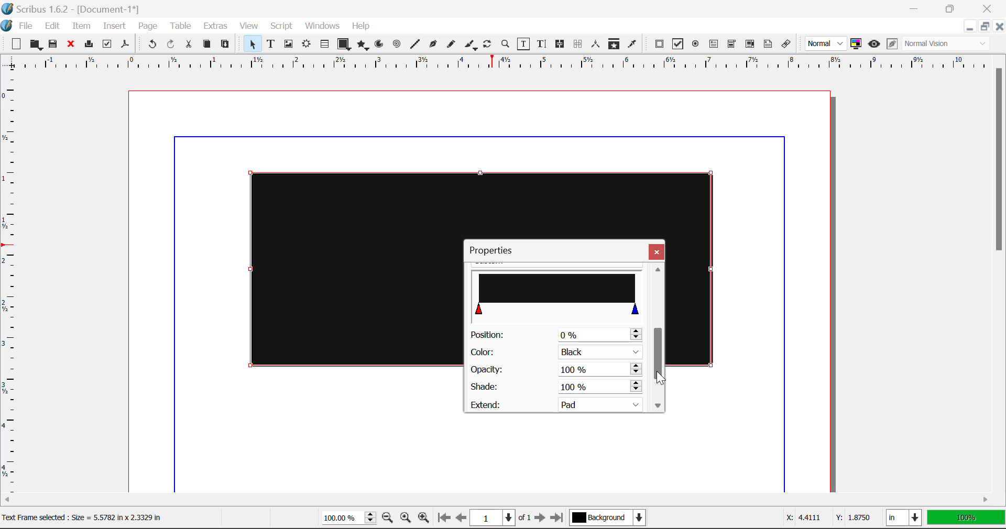  What do you see at coordinates (28, 26) in the screenshot?
I see `File` at bounding box center [28, 26].